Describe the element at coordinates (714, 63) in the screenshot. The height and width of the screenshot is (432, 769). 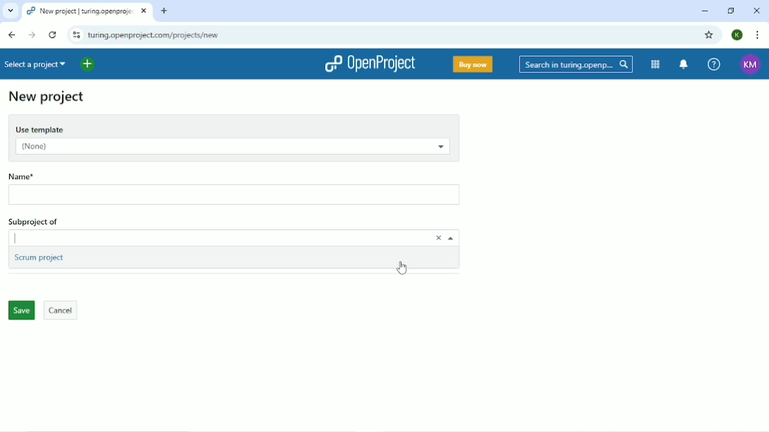
I see `Help` at that location.